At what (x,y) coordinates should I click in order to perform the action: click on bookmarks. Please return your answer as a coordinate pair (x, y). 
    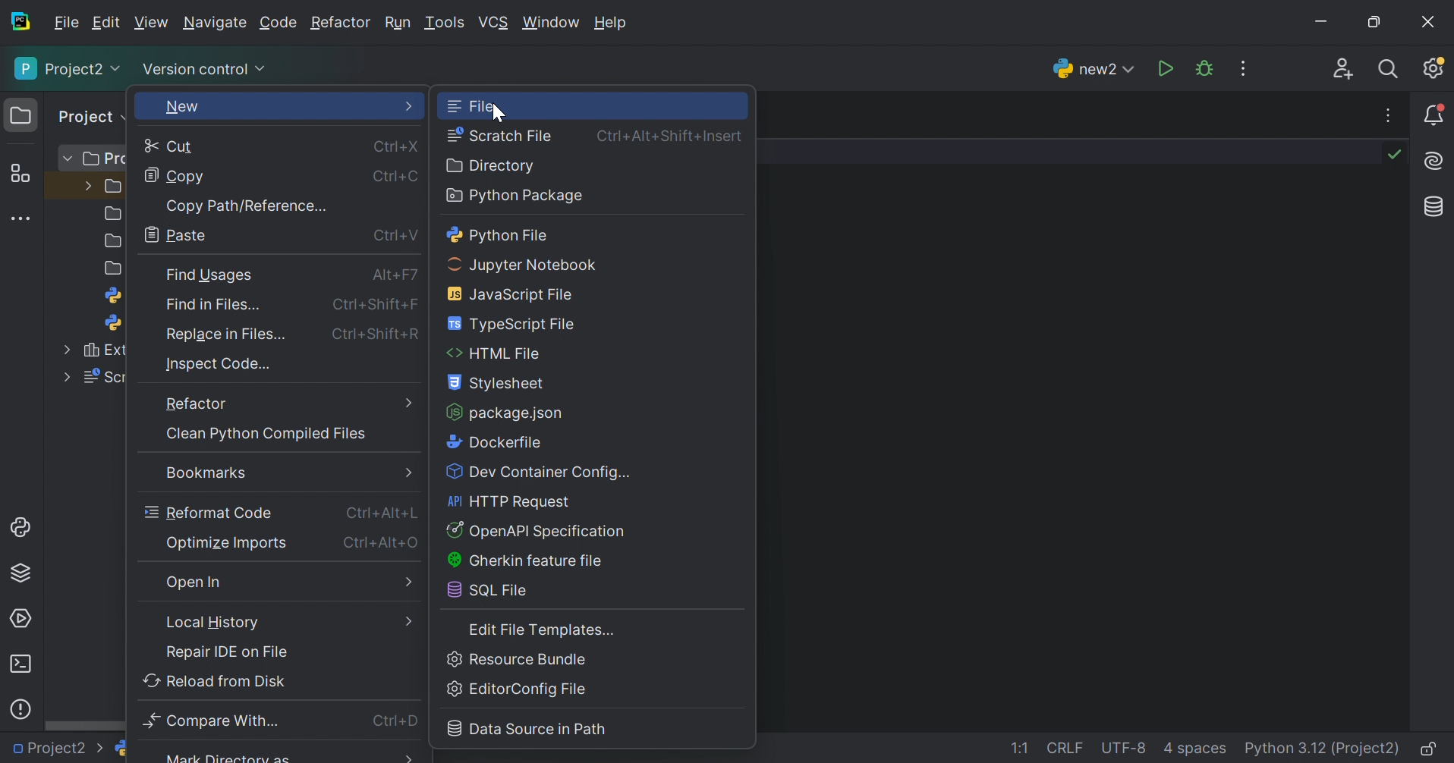
    Looking at the image, I should click on (203, 473).